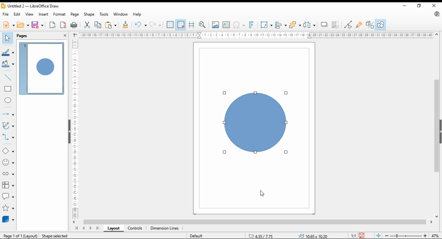 The width and height of the screenshot is (442, 239). What do you see at coordinates (17, 14) in the screenshot?
I see `edit` at bounding box center [17, 14].